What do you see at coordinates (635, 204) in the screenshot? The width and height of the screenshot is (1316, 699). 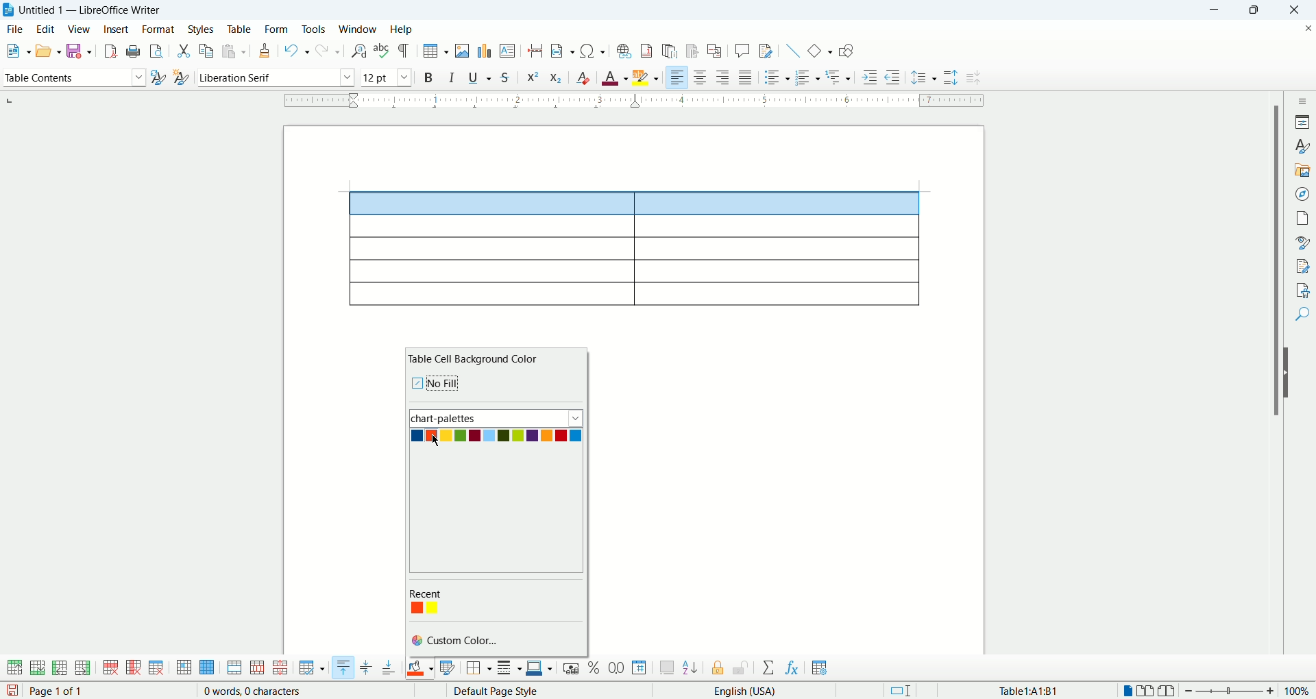 I see `selected cells` at bounding box center [635, 204].